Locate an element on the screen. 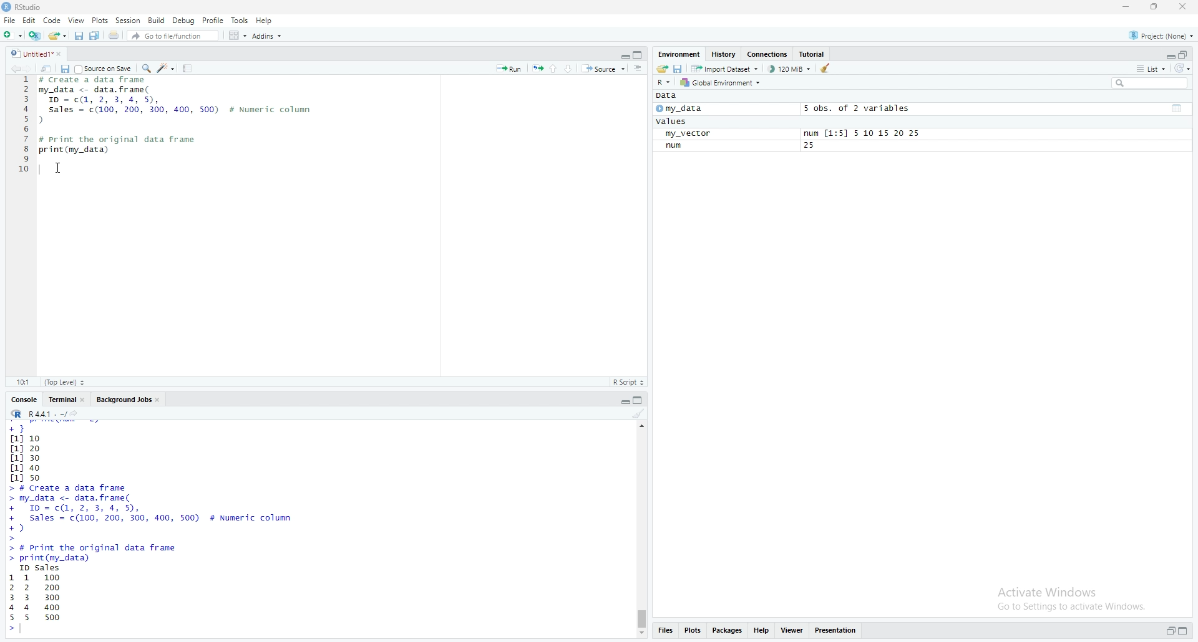 Image resolution: width=1198 pixels, height=642 pixels. source the contents of the active document is located at coordinates (605, 69).